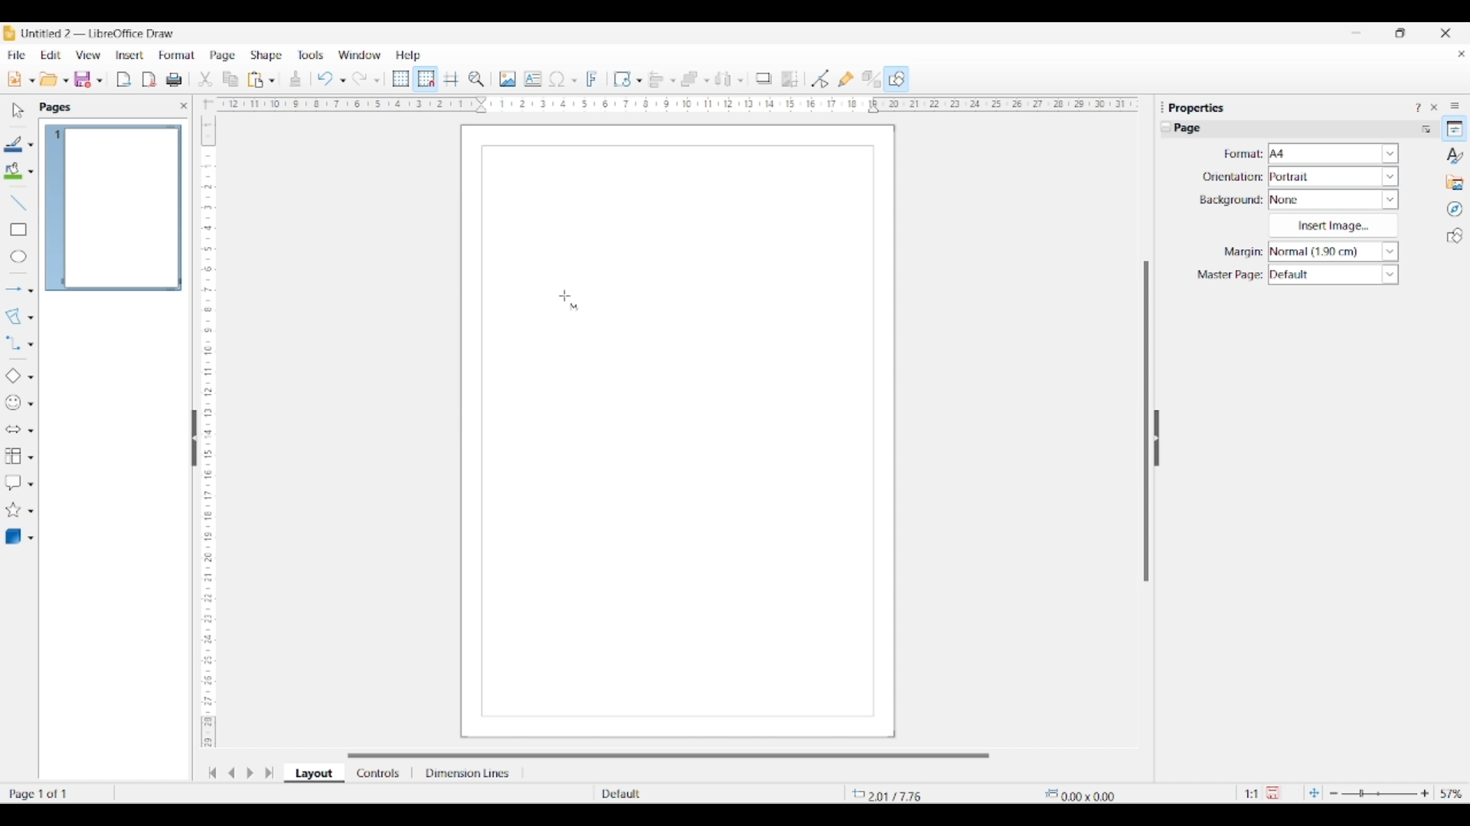  I want to click on Move to previous slide, so click(231, 772).